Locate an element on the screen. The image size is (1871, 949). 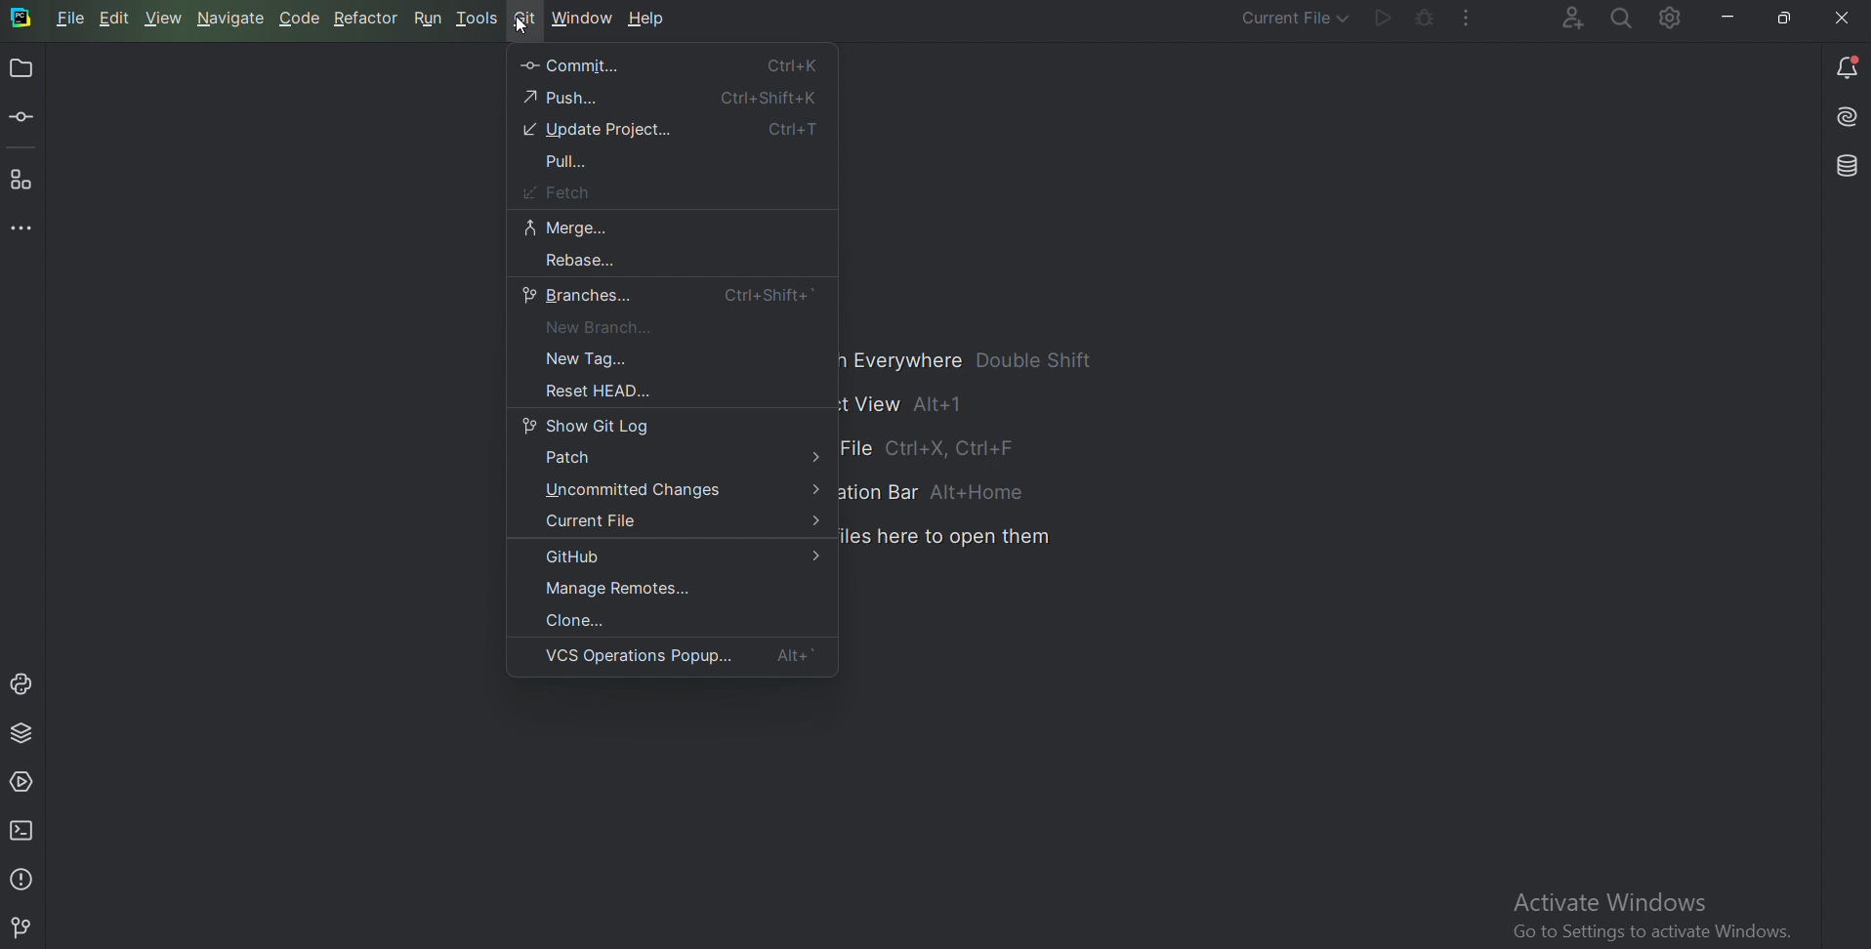
More actions is located at coordinates (1463, 21).